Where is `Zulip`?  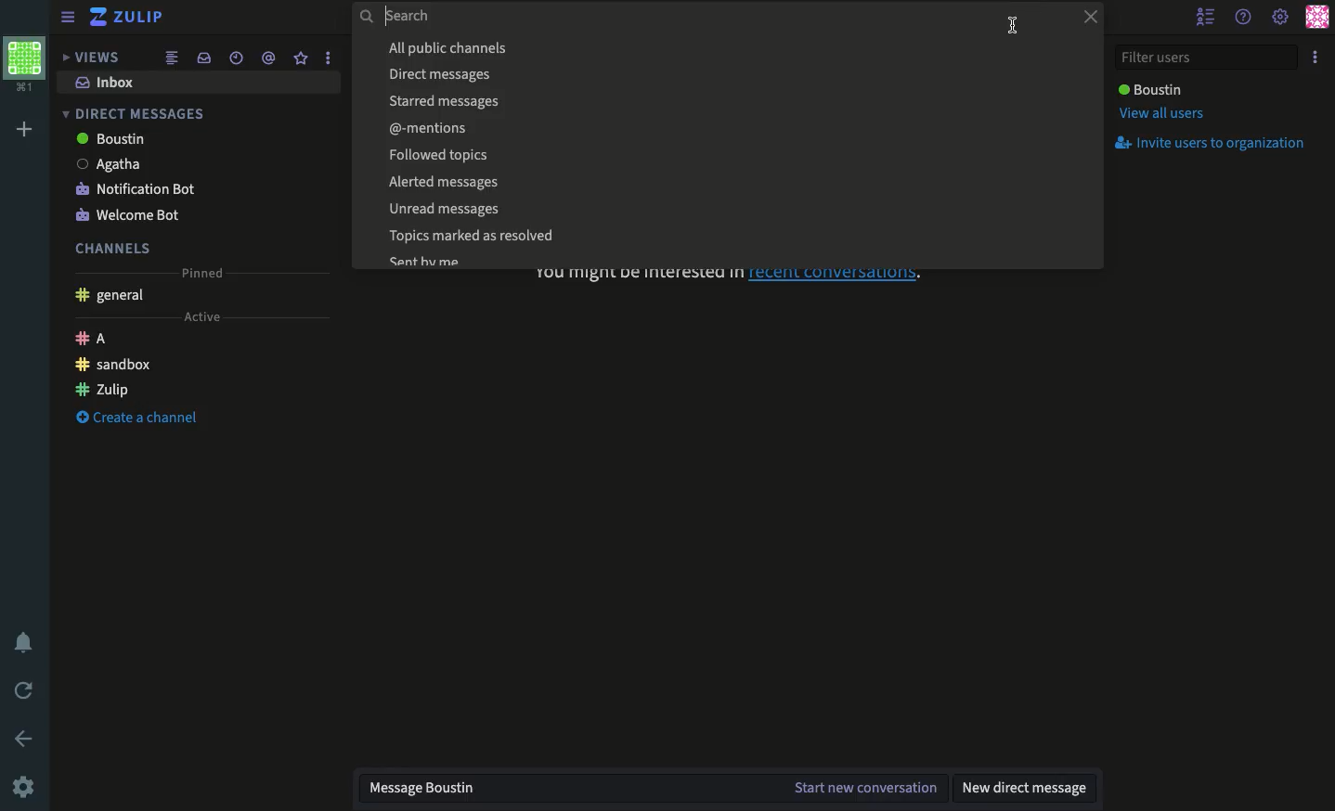 Zulip is located at coordinates (105, 390).